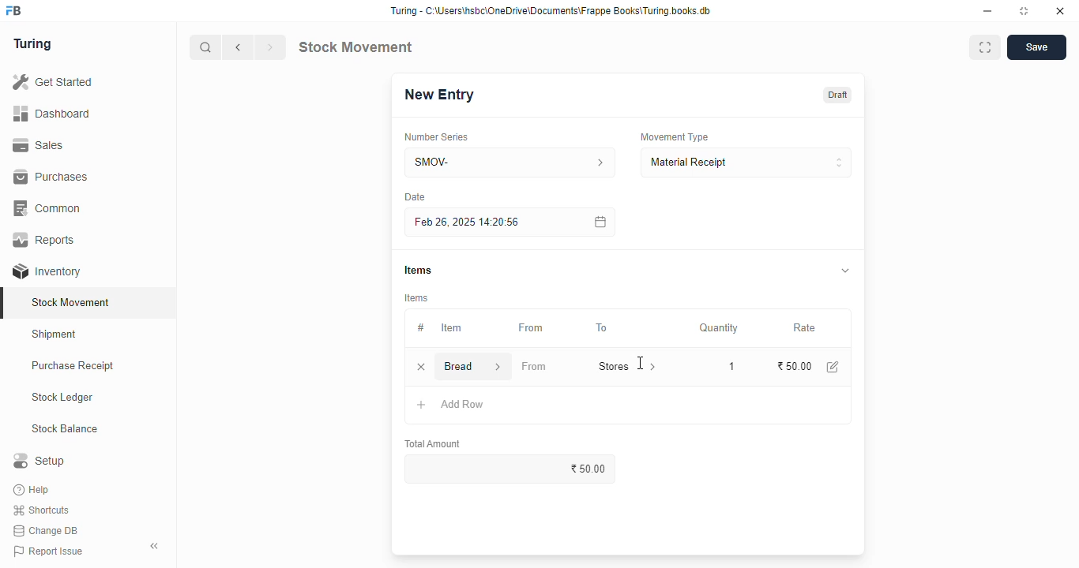 Image resolution: width=1079 pixels, height=568 pixels. What do you see at coordinates (46, 531) in the screenshot?
I see `change DB` at bounding box center [46, 531].